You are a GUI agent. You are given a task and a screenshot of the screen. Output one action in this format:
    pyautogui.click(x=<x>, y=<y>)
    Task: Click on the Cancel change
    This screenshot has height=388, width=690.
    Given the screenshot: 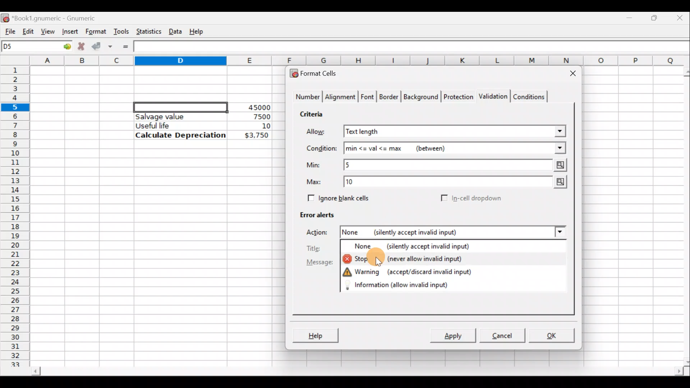 What is the action you would take?
    pyautogui.click(x=80, y=45)
    